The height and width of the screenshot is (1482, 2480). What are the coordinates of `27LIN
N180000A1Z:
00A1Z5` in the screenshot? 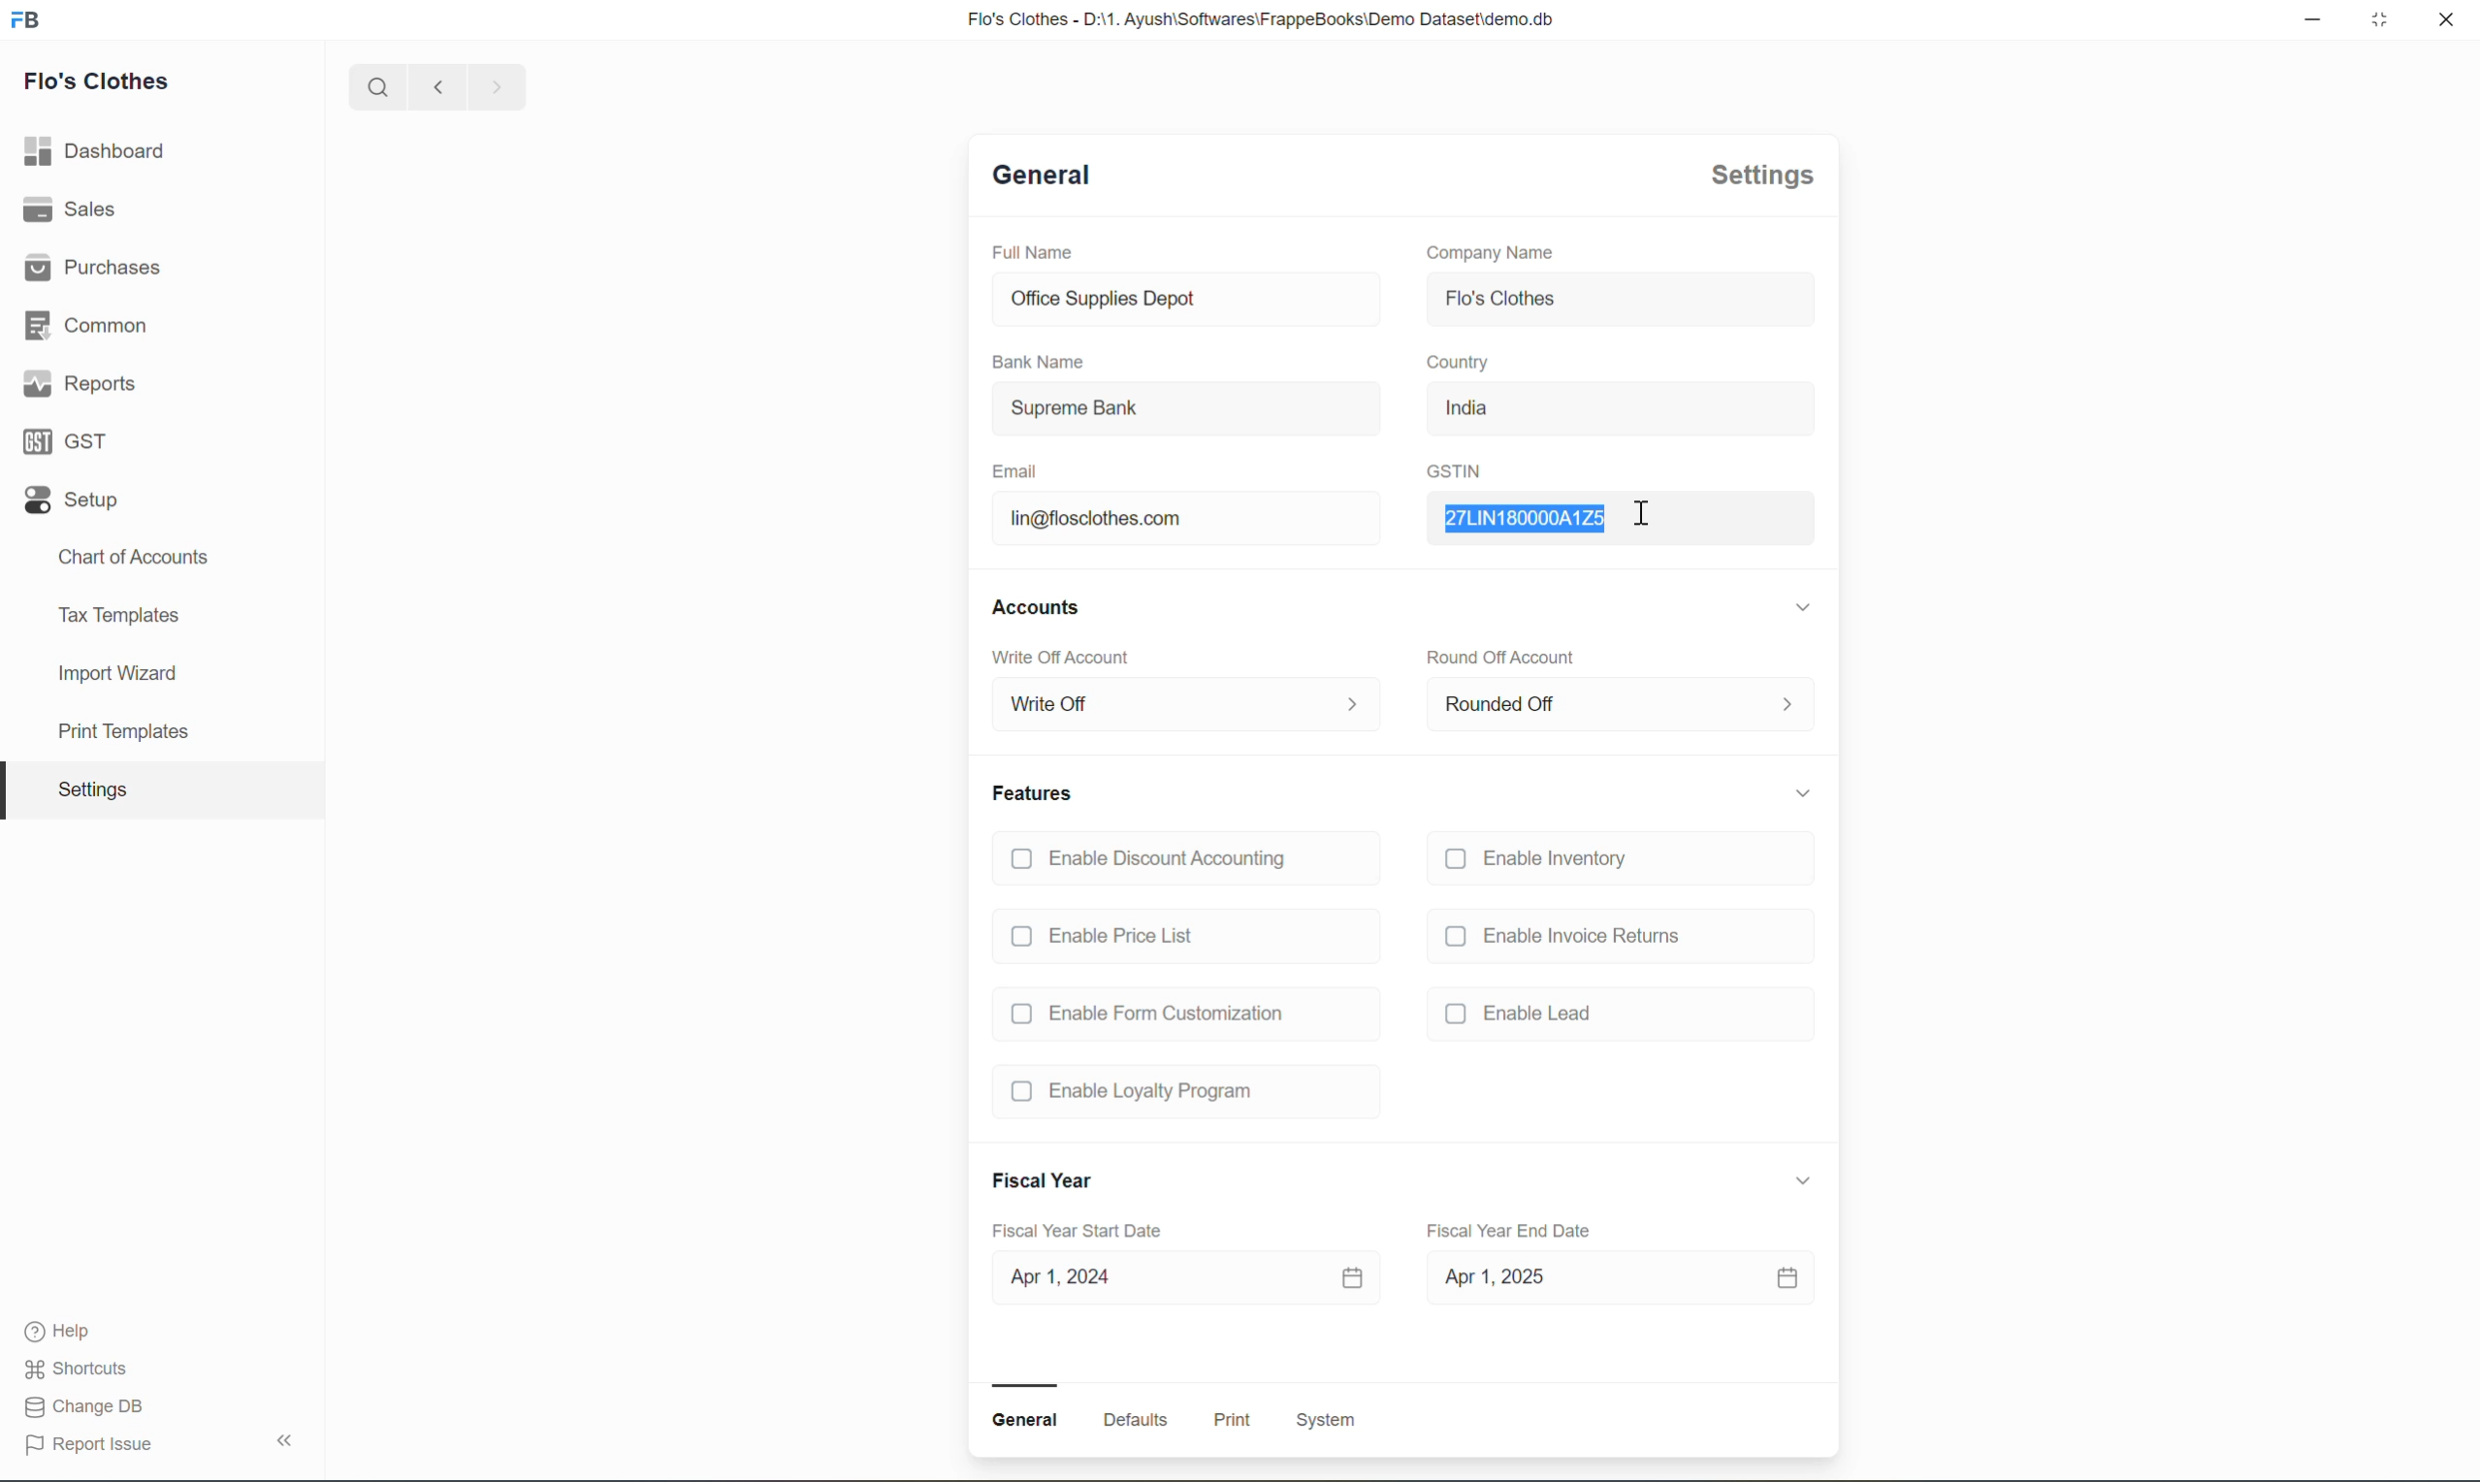 It's located at (1619, 516).